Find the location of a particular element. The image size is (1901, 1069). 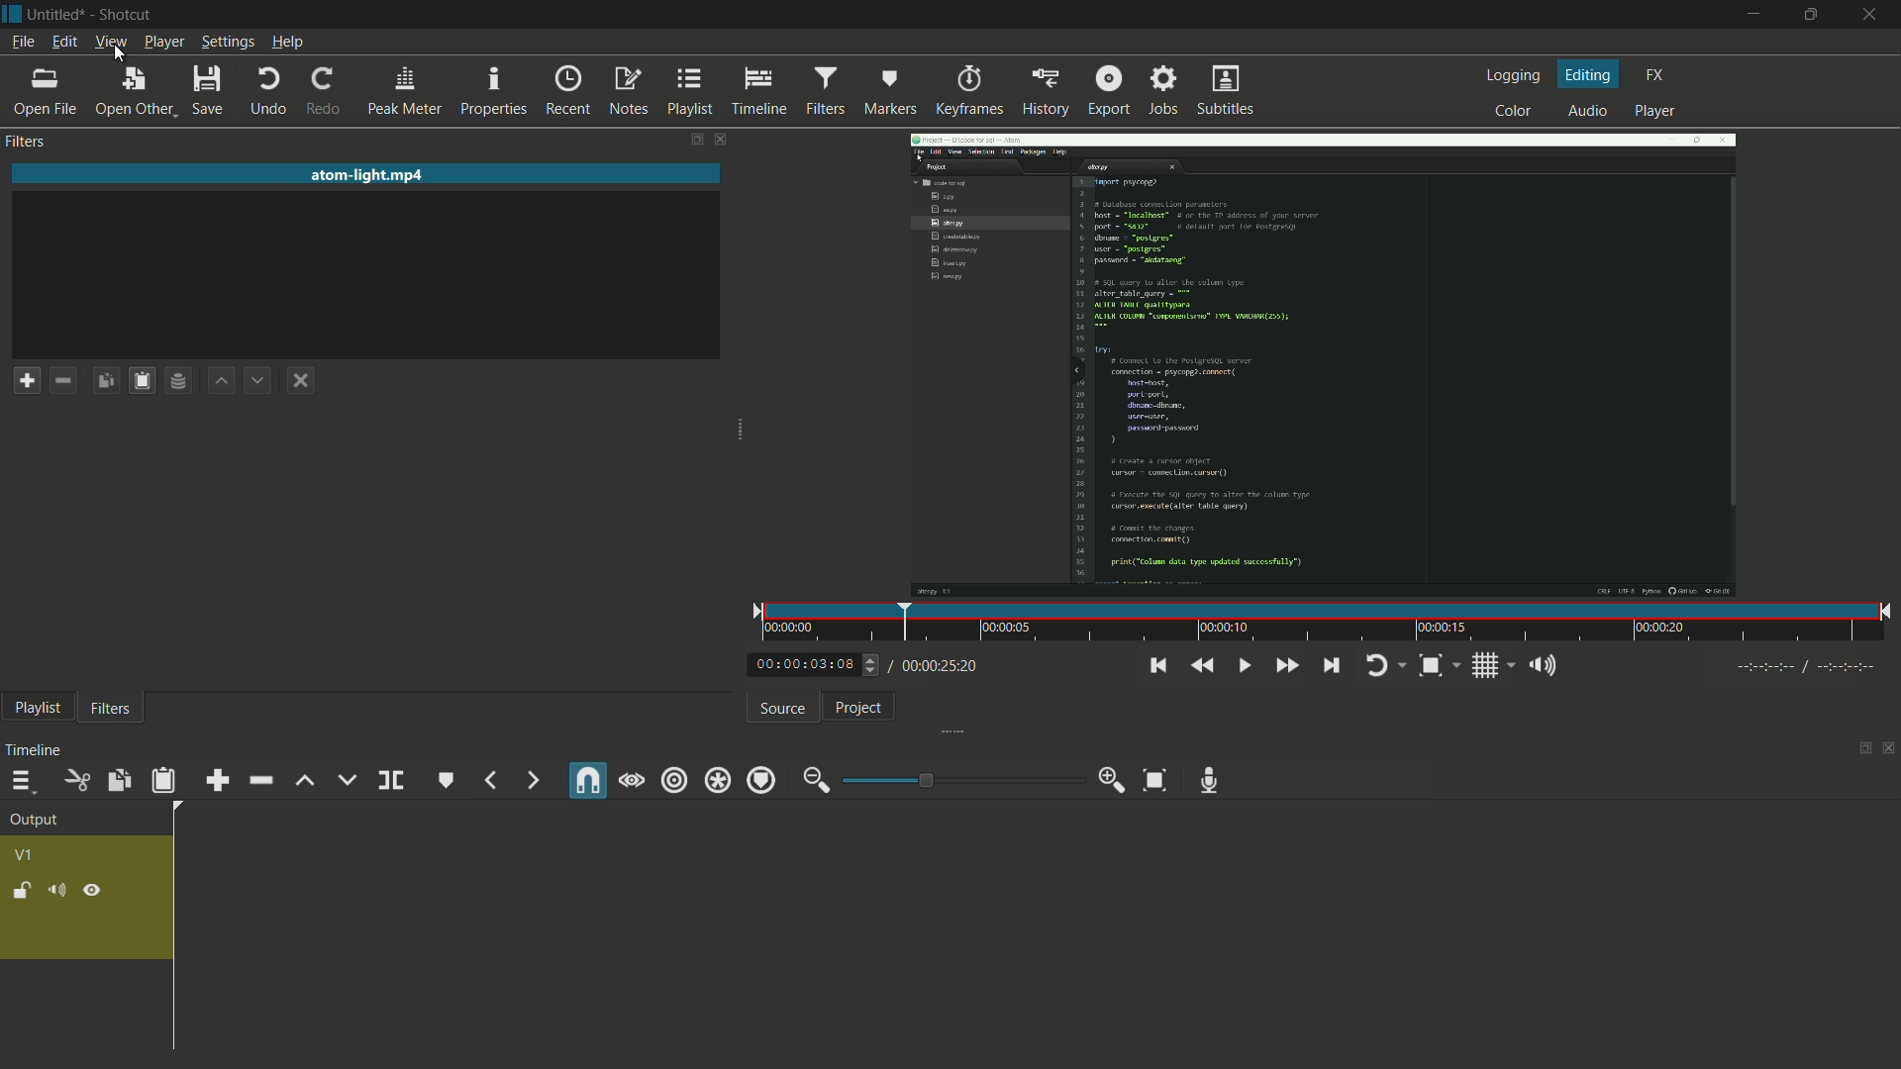

snap is located at coordinates (586, 780).